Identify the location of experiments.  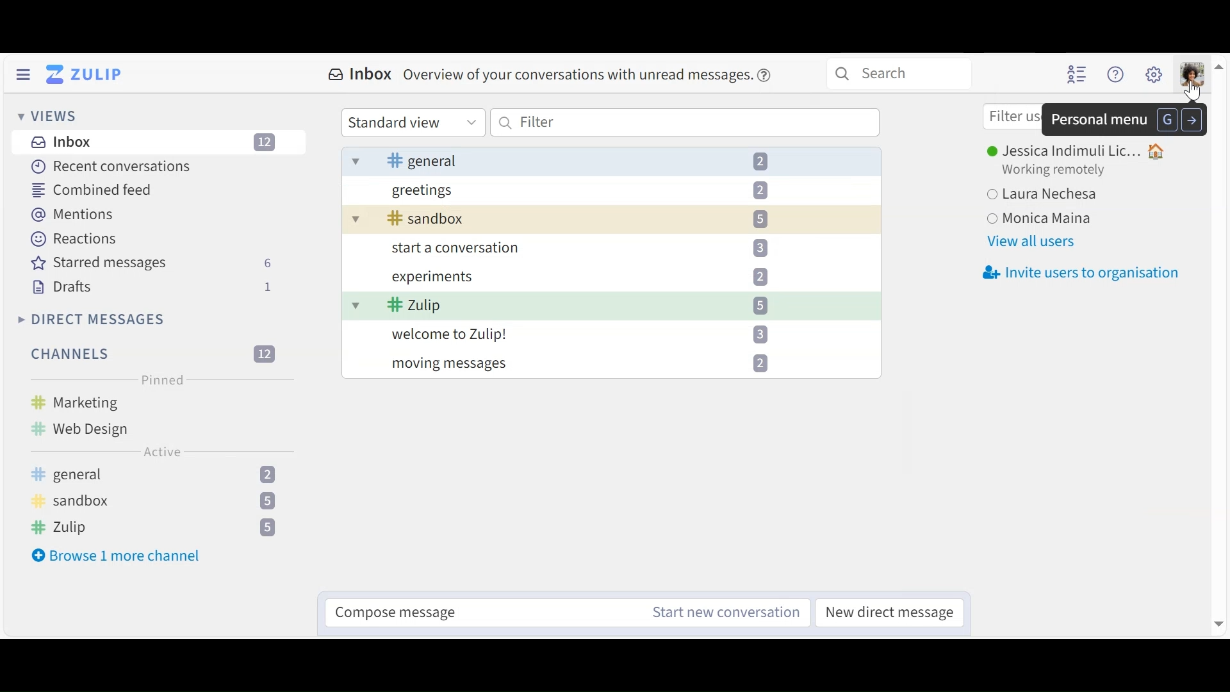
(410, 276).